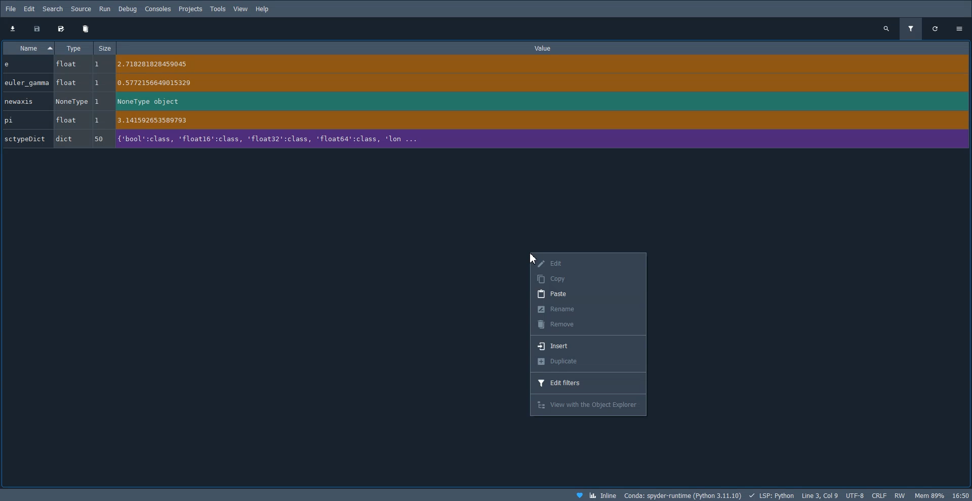  I want to click on Debug, so click(128, 8).